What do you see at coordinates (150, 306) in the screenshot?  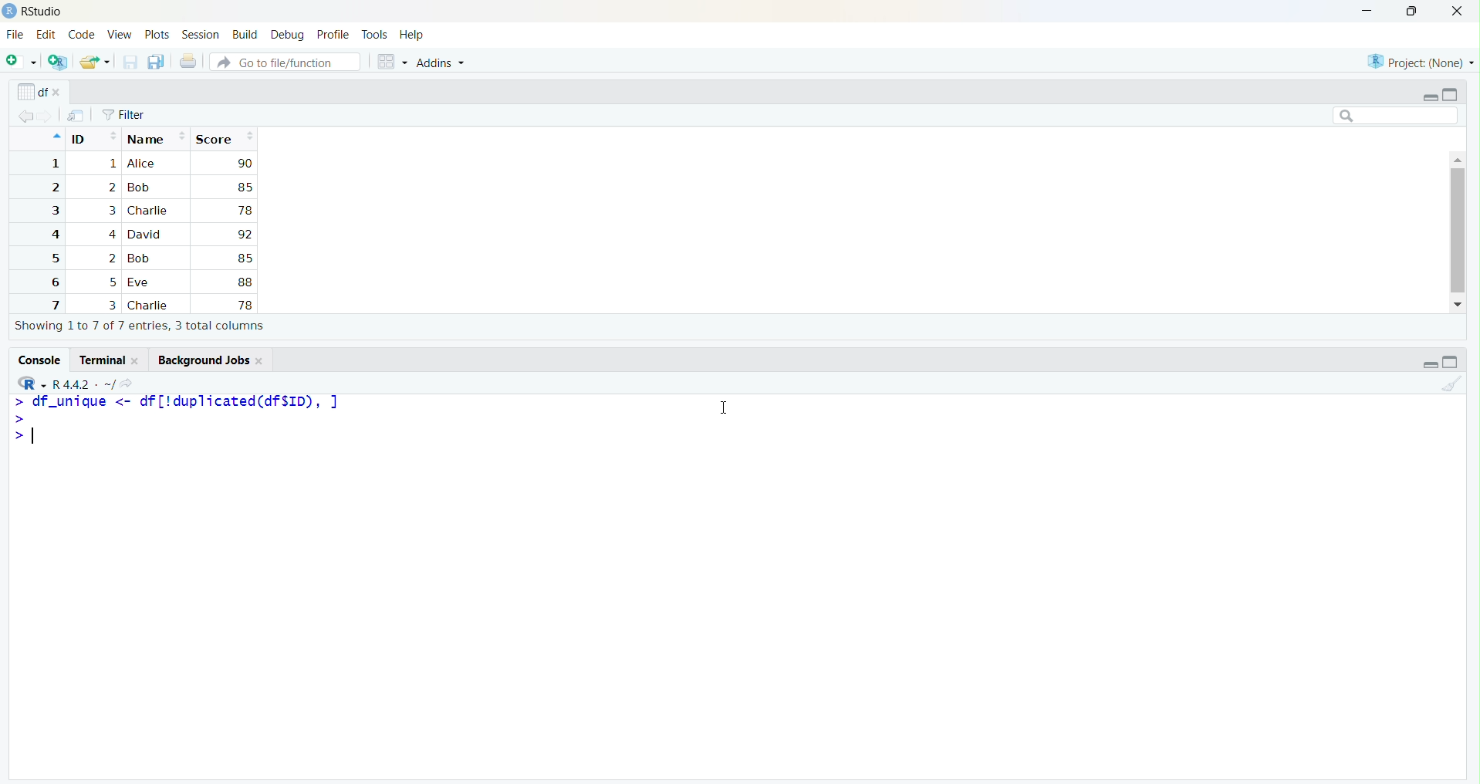 I see `Charlie` at bounding box center [150, 306].